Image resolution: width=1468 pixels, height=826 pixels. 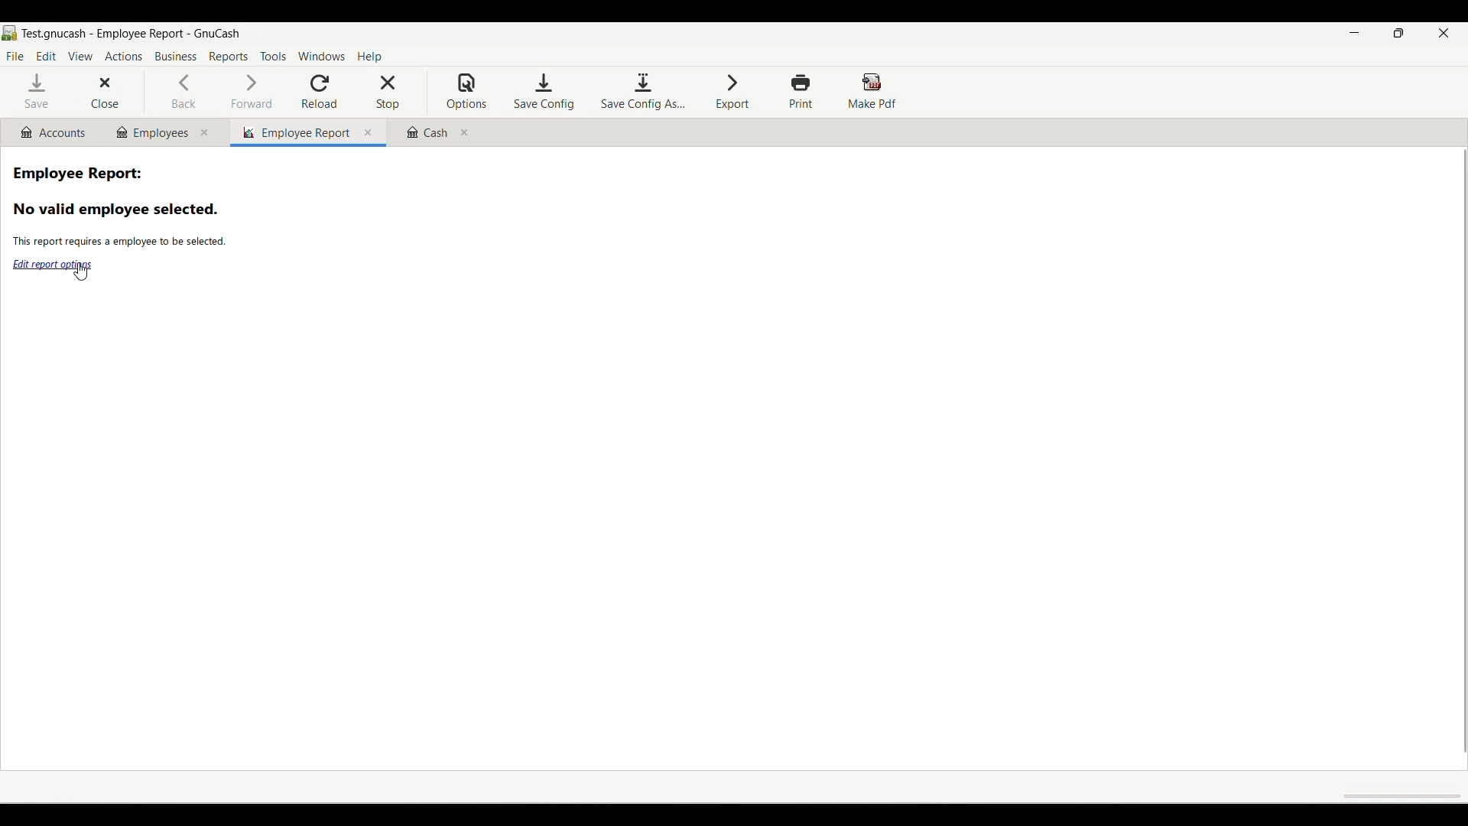 I want to click on View, so click(x=80, y=56).